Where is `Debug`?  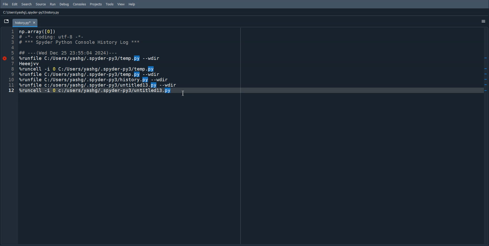 Debug is located at coordinates (64, 4).